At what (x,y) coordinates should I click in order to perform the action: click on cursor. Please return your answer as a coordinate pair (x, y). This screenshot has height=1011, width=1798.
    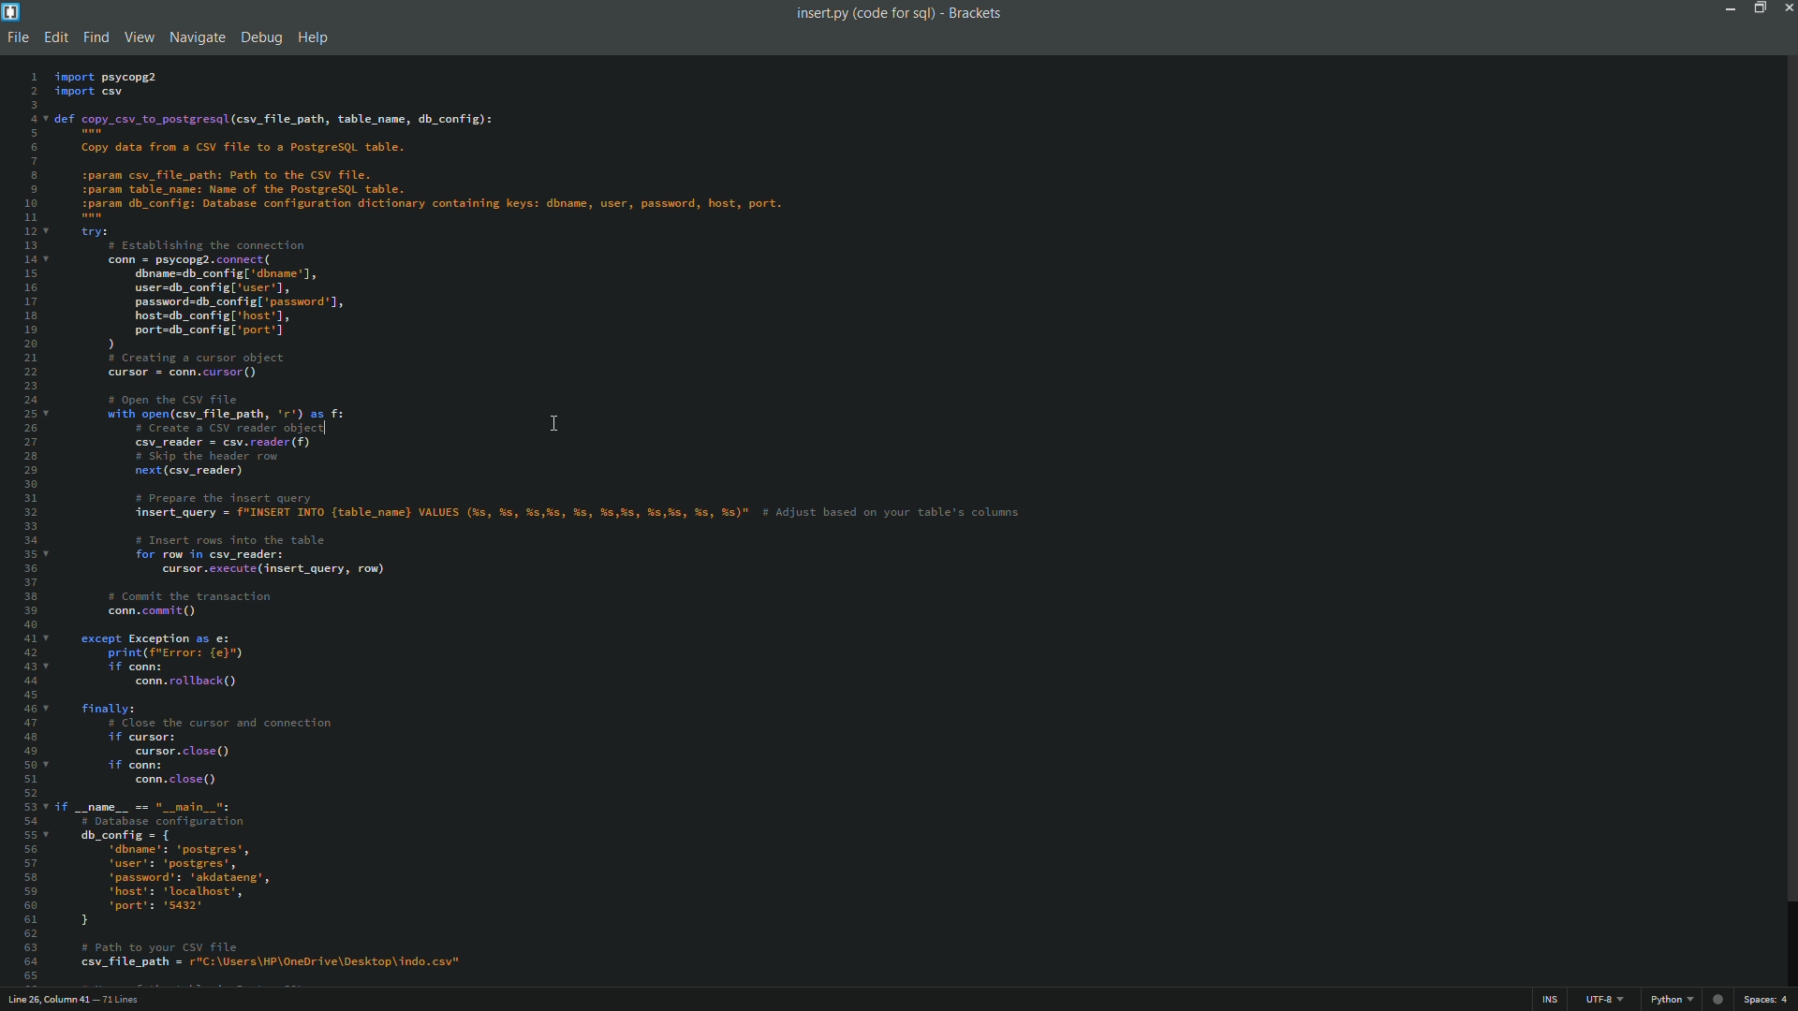
    Looking at the image, I should click on (559, 425).